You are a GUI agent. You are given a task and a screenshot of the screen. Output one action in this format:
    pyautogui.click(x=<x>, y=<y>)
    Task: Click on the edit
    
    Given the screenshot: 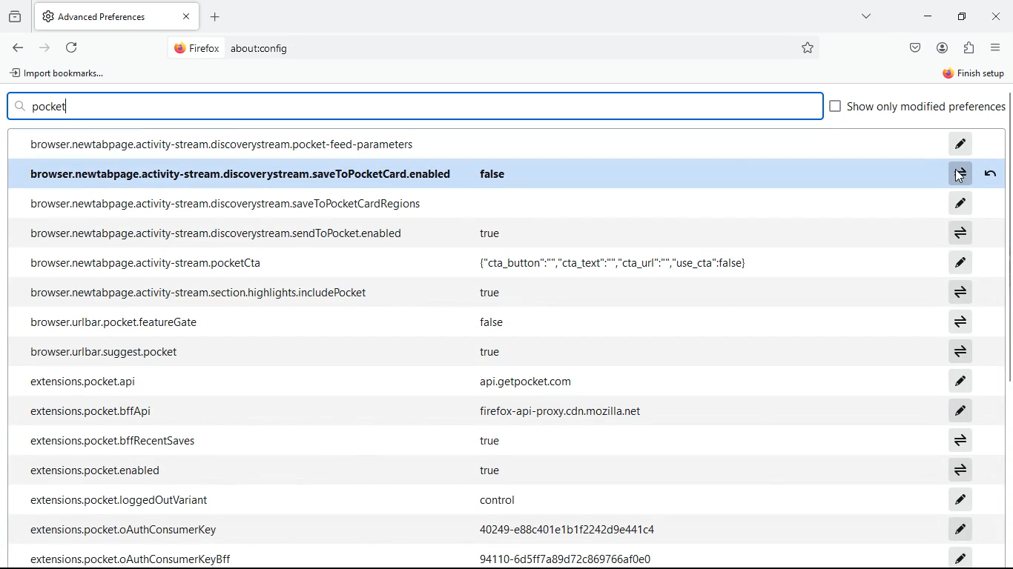 What is the action you would take?
    pyautogui.click(x=960, y=262)
    